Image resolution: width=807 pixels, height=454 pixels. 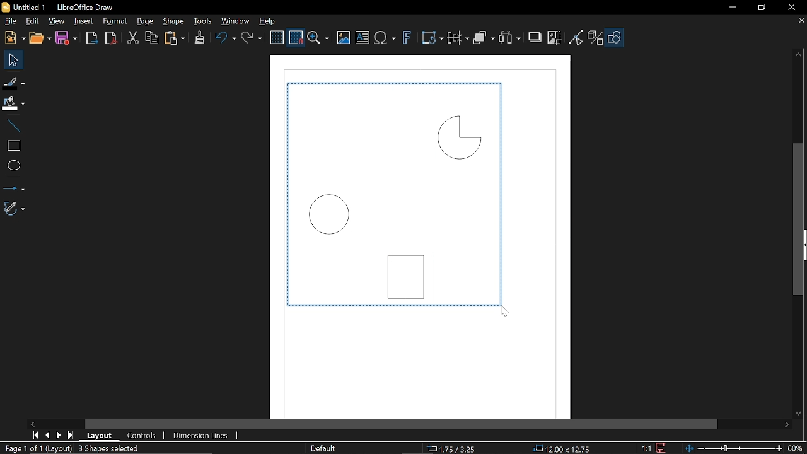 I want to click on Shape, so click(x=173, y=21).